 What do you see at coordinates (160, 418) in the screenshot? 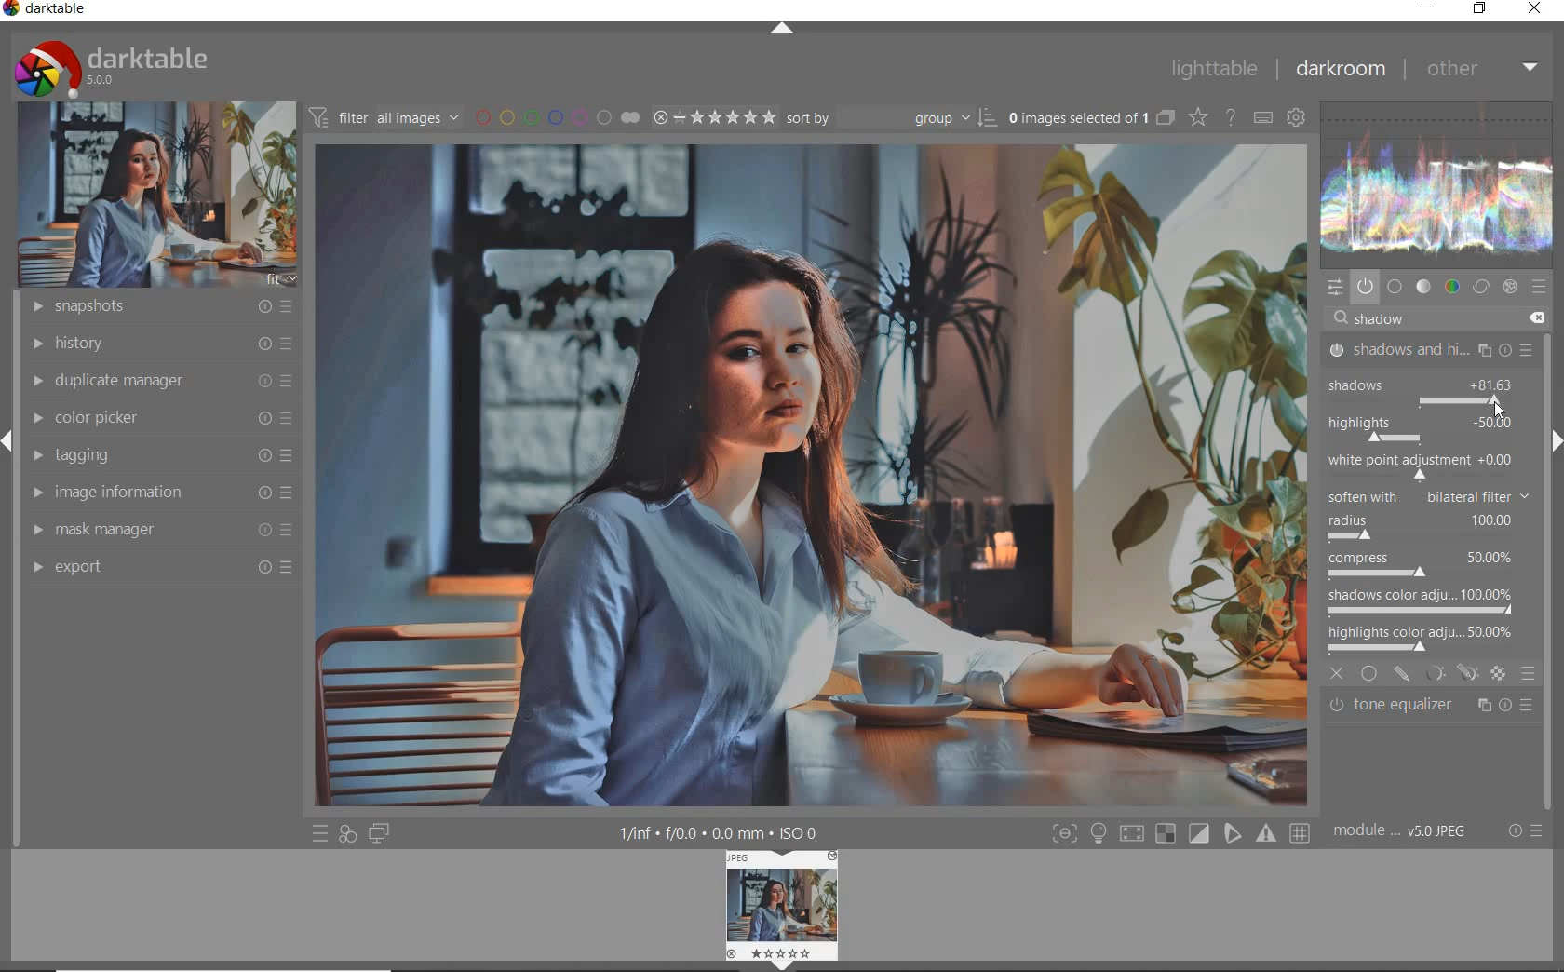
I see `color picker` at bounding box center [160, 418].